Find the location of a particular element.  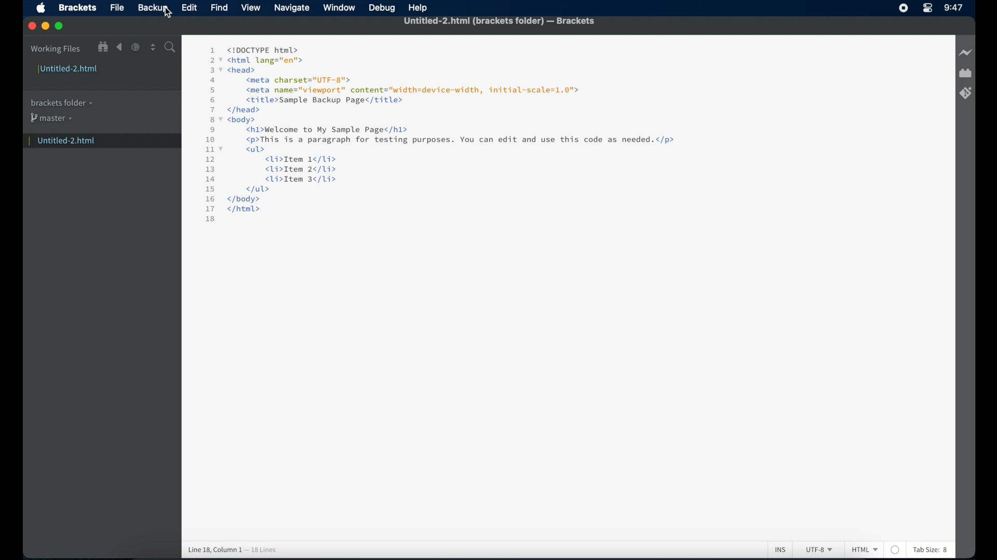

apple icon is located at coordinates (41, 8).